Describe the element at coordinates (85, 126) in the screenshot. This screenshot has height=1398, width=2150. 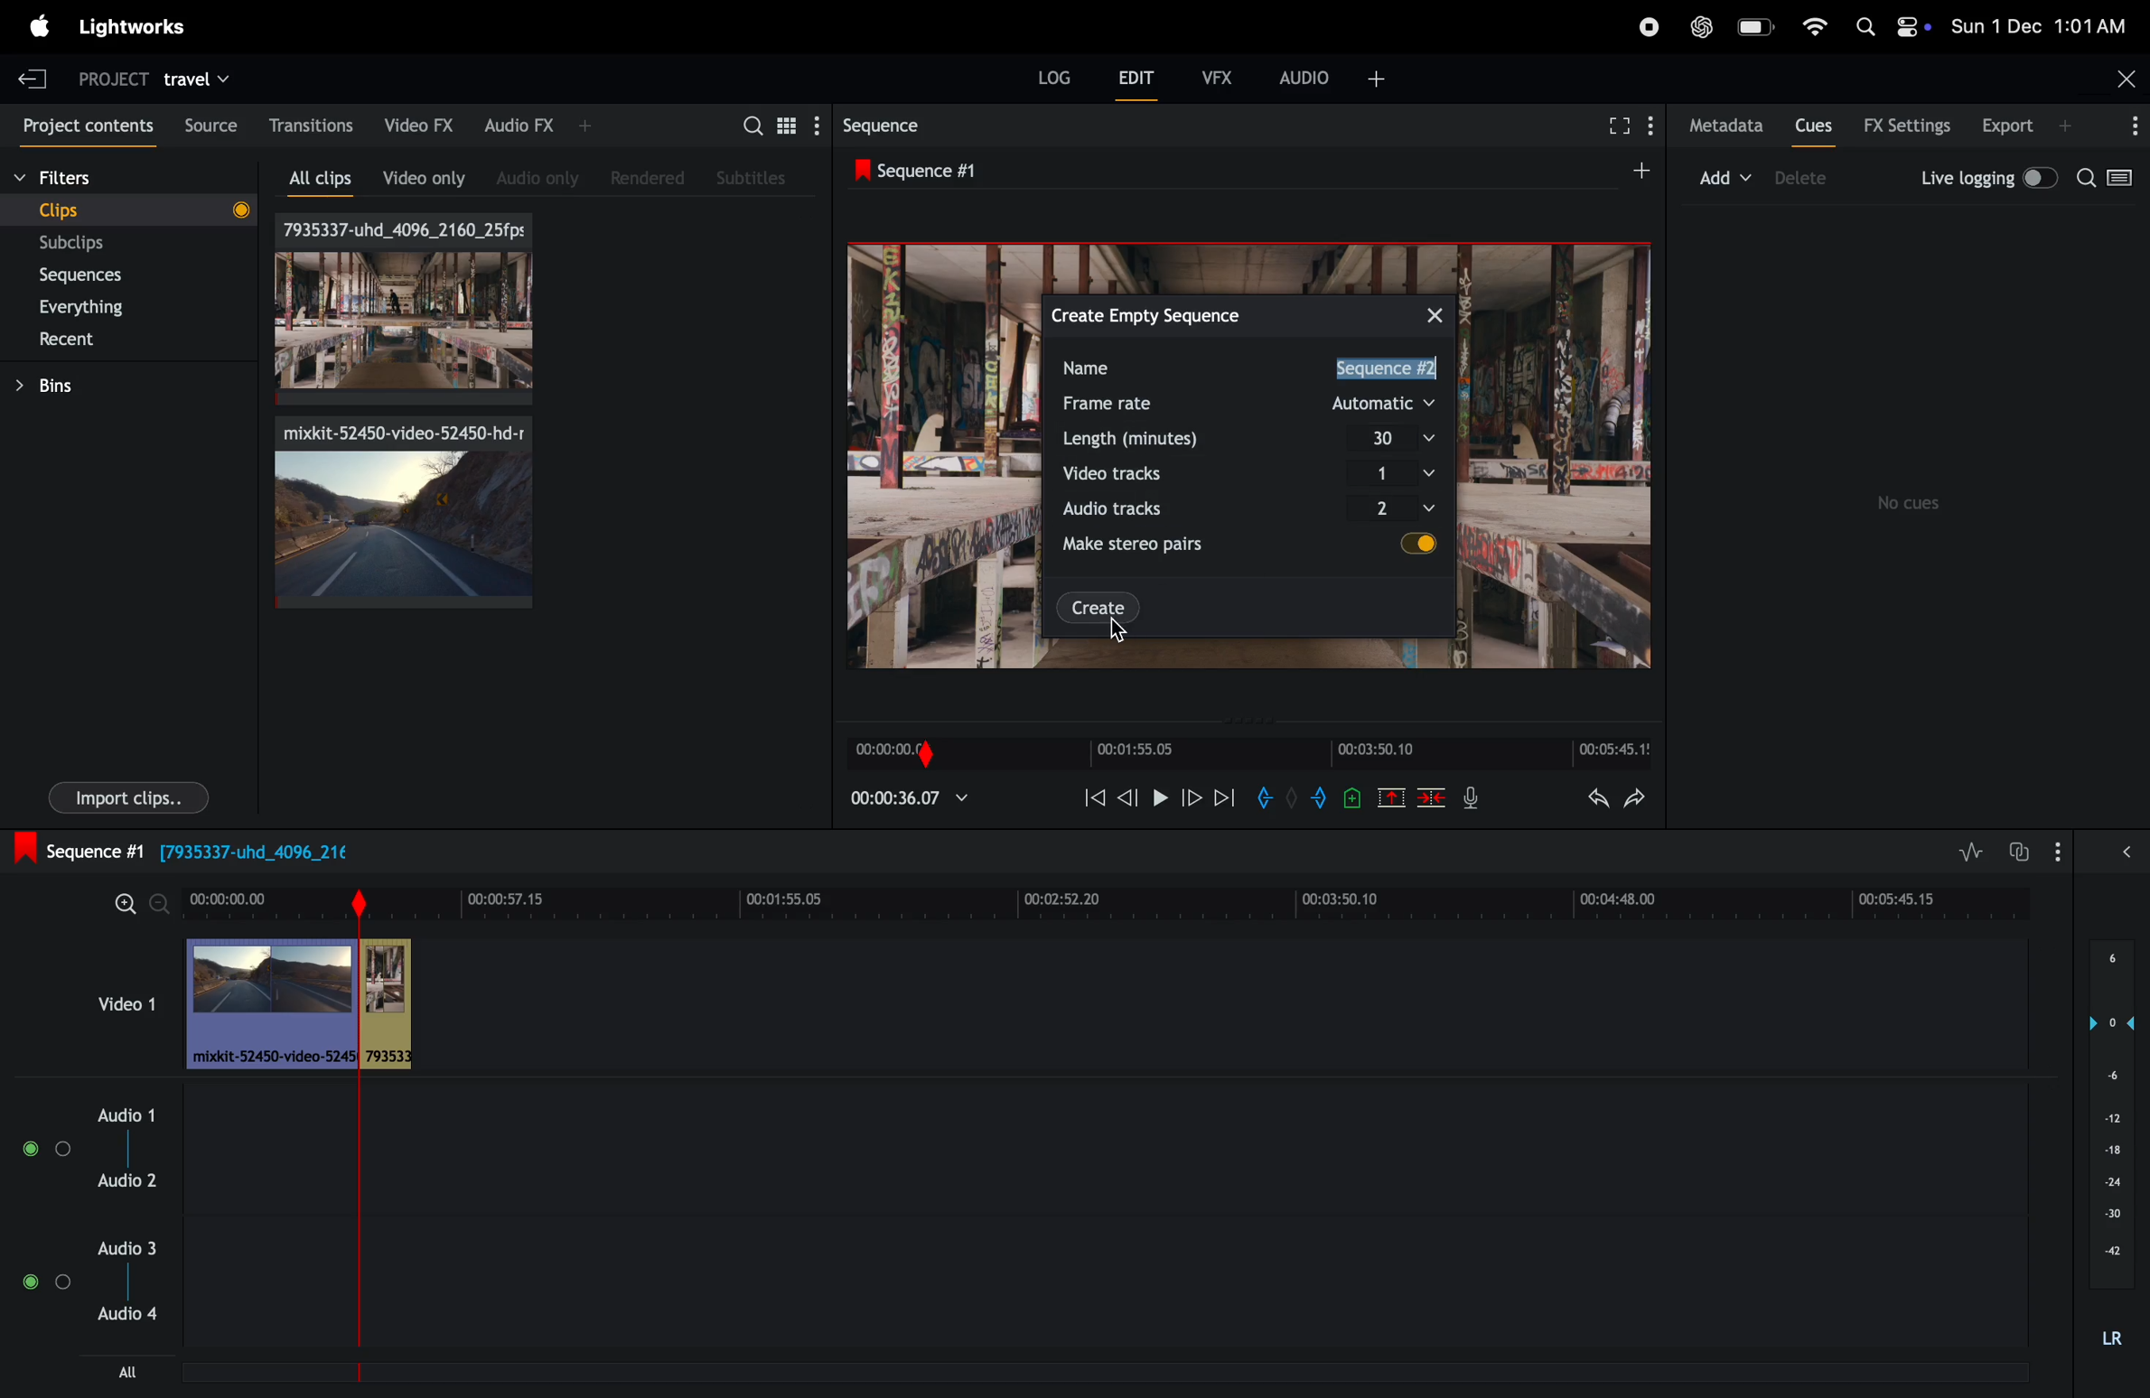
I see `project contents` at that location.